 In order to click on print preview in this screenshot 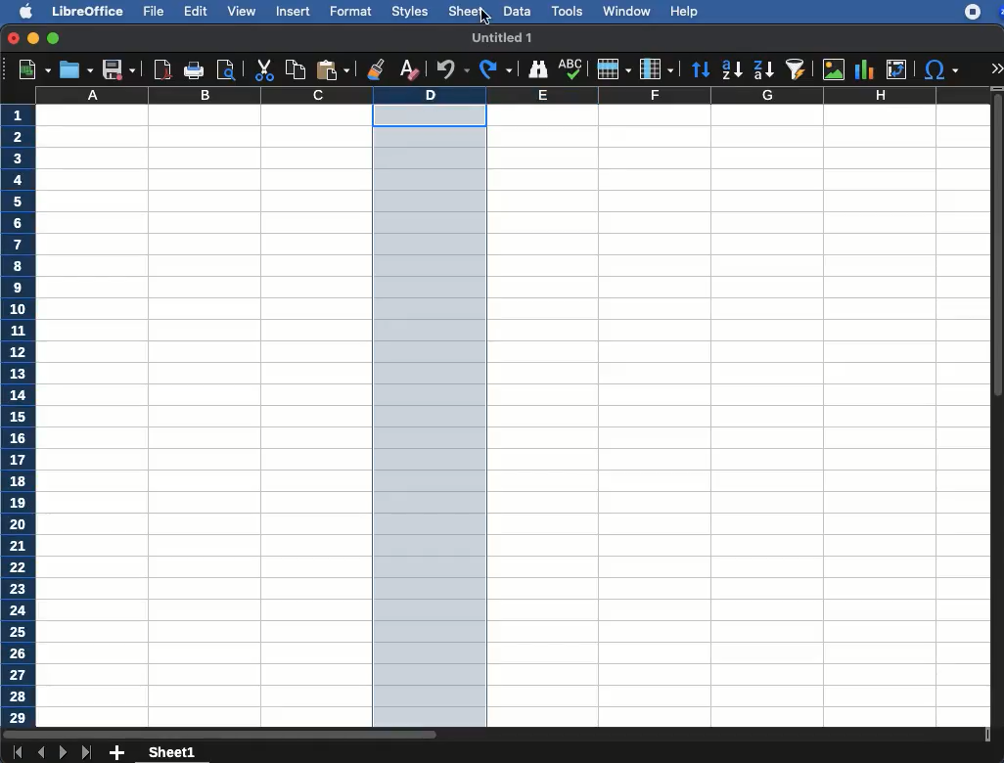, I will do `click(228, 69)`.